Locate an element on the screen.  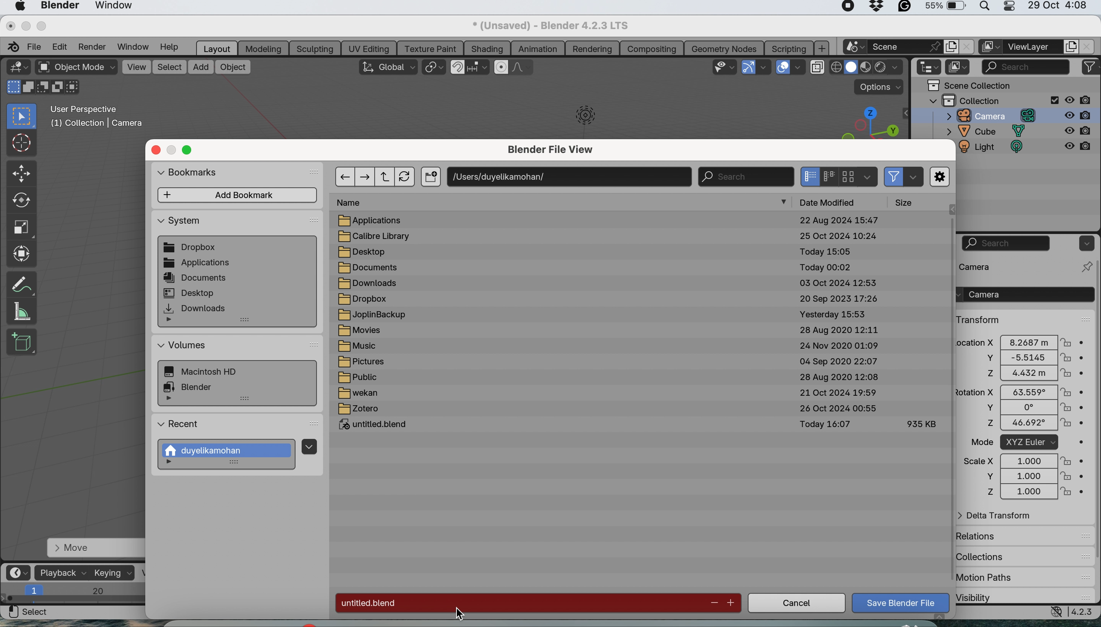
collections is located at coordinates (987, 555).